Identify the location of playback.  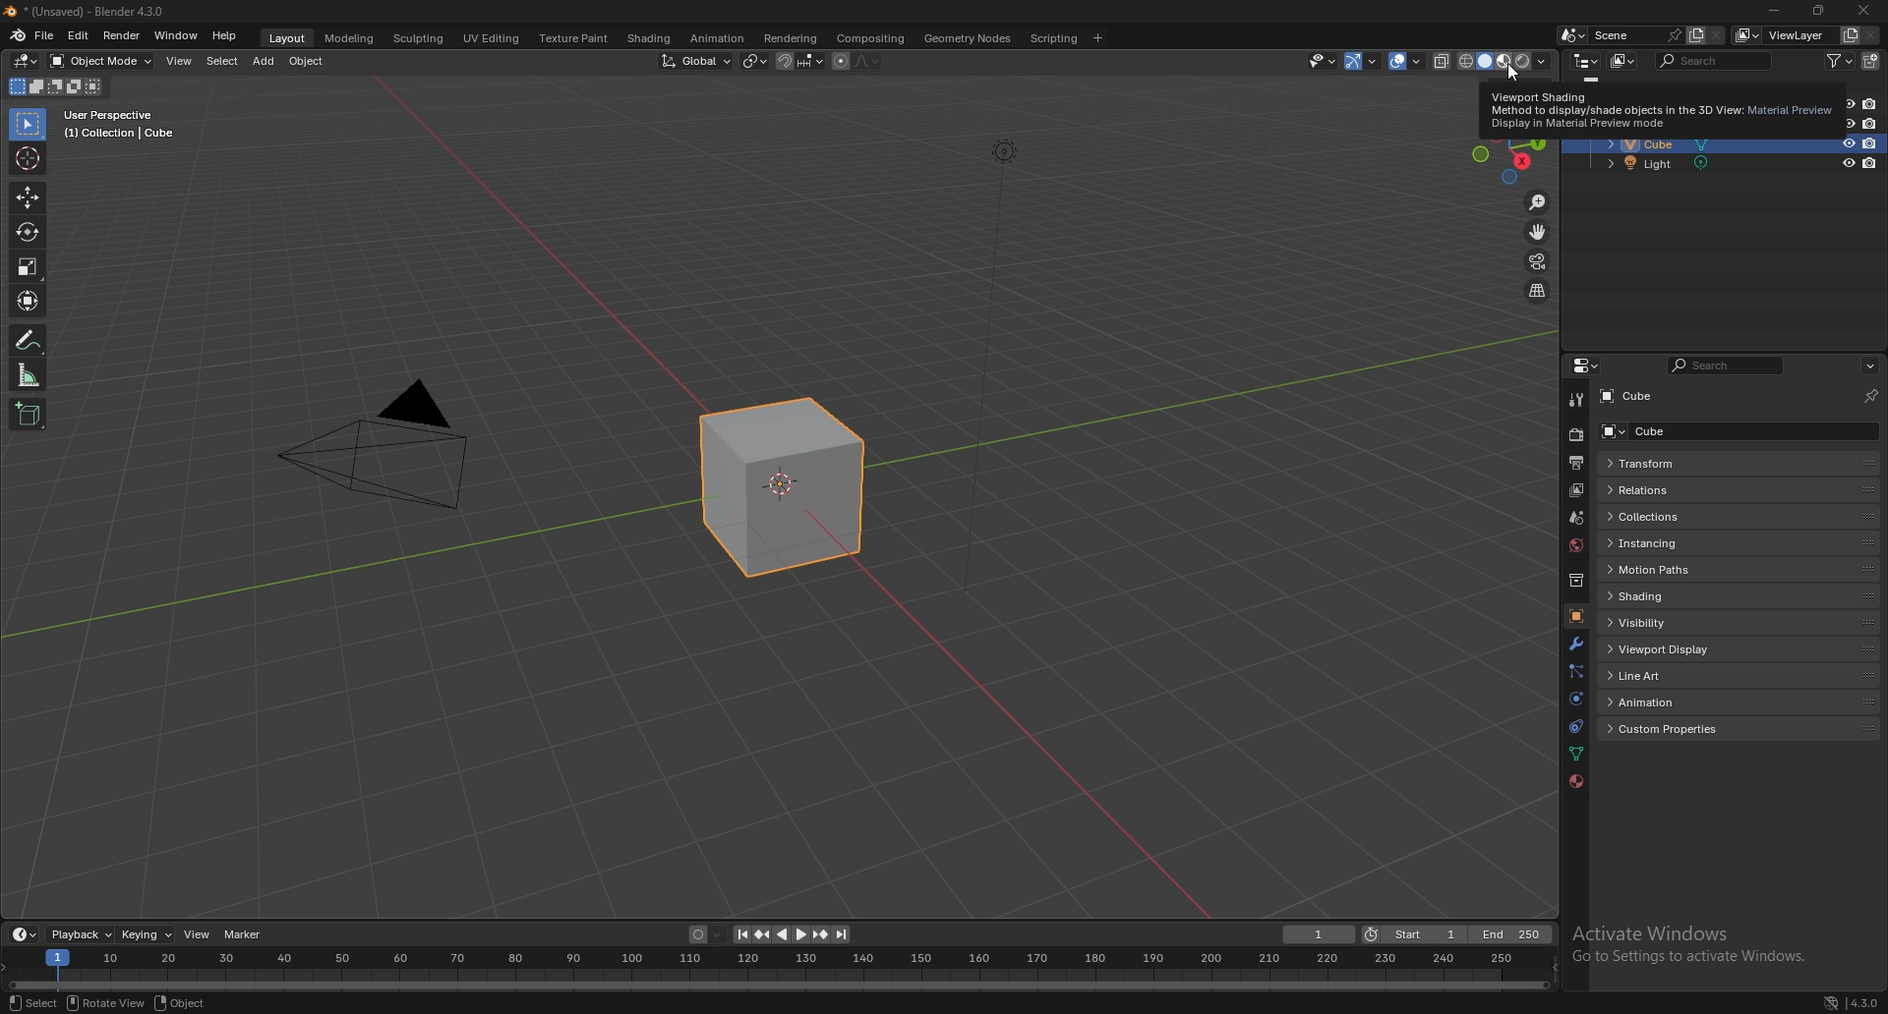
(84, 934).